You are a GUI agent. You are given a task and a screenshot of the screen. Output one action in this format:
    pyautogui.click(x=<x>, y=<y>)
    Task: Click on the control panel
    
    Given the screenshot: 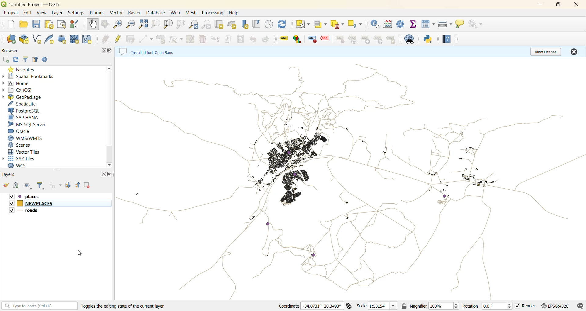 What is the action you would take?
    pyautogui.click(x=269, y=25)
    